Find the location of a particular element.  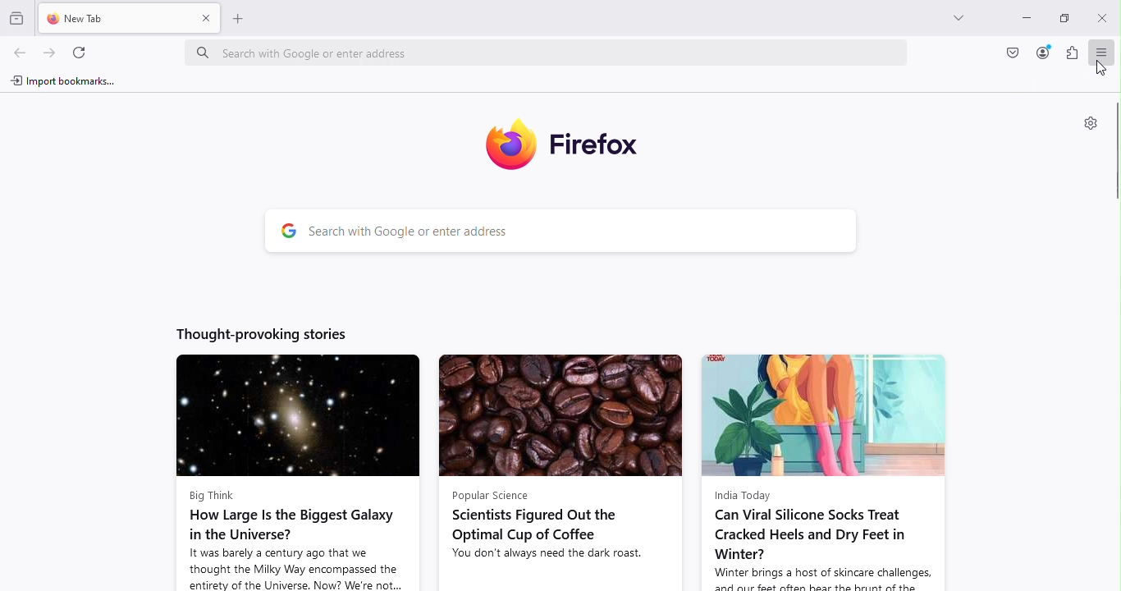

News article is located at coordinates (297, 471).